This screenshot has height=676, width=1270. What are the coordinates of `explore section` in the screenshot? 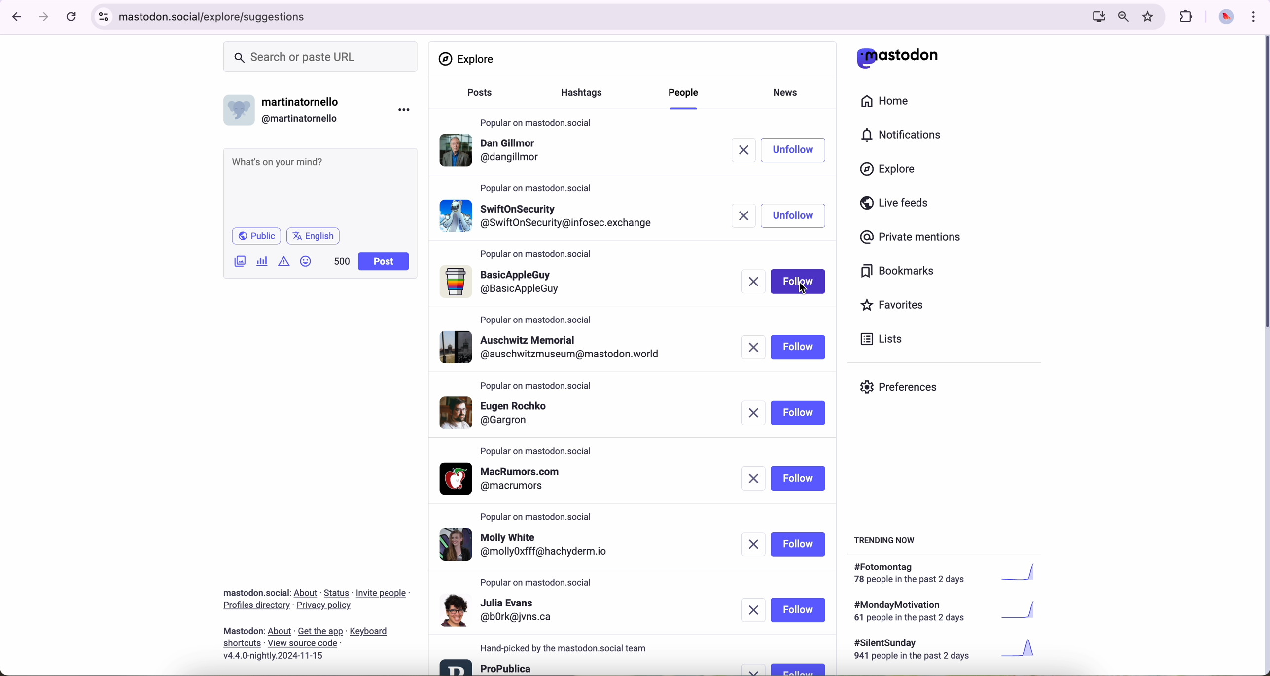 It's located at (468, 59).